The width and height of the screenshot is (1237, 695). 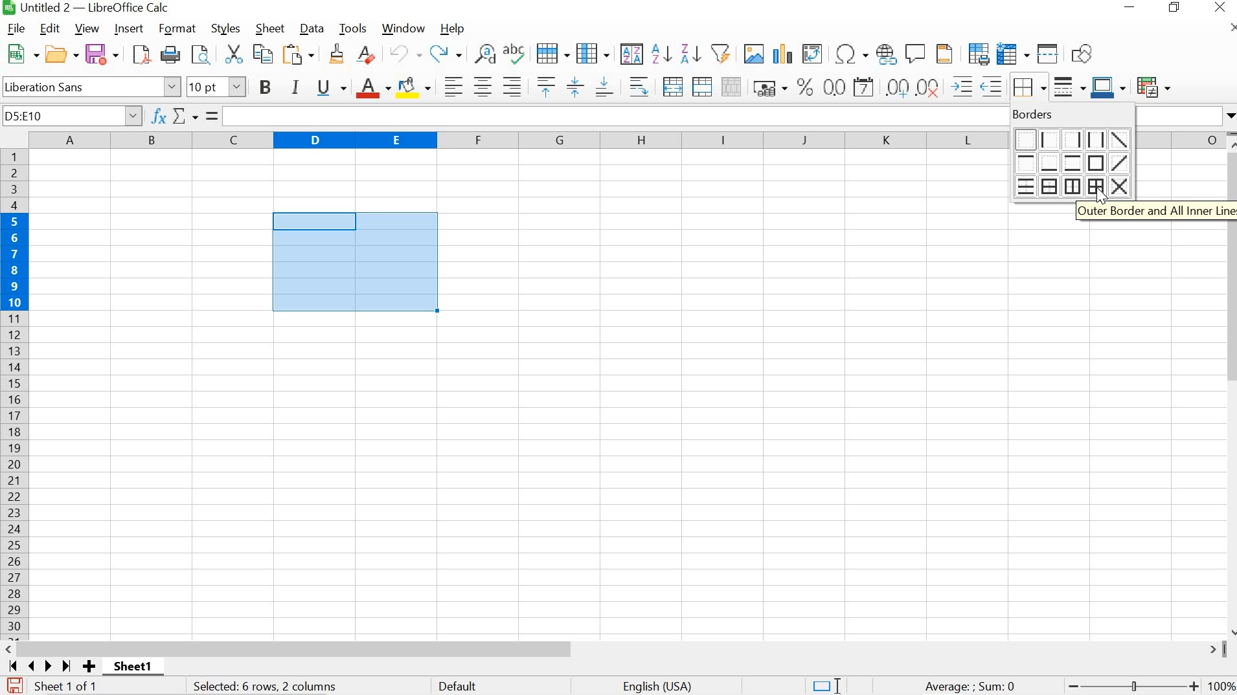 What do you see at coordinates (553, 54) in the screenshot?
I see `ROW` at bounding box center [553, 54].